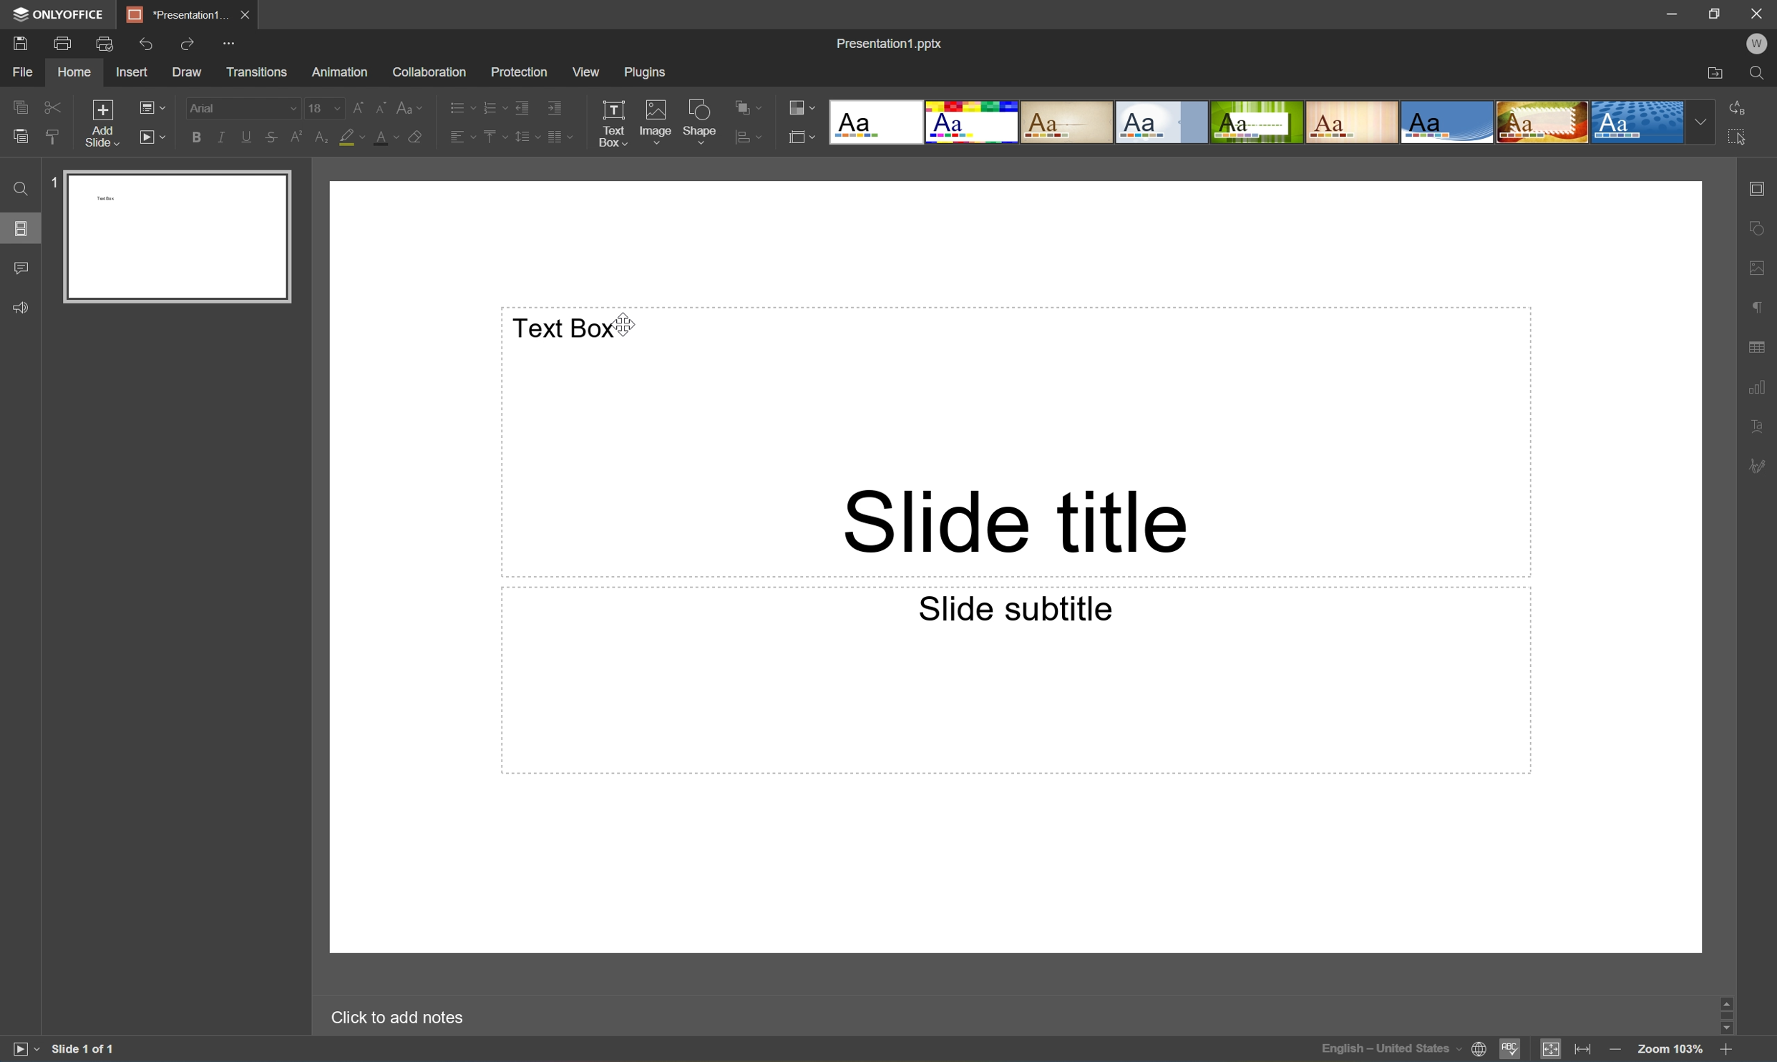 This screenshot has height=1062, width=1777. What do you see at coordinates (188, 42) in the screenshot?
I see `Redo` at bounding box center [188, 42].